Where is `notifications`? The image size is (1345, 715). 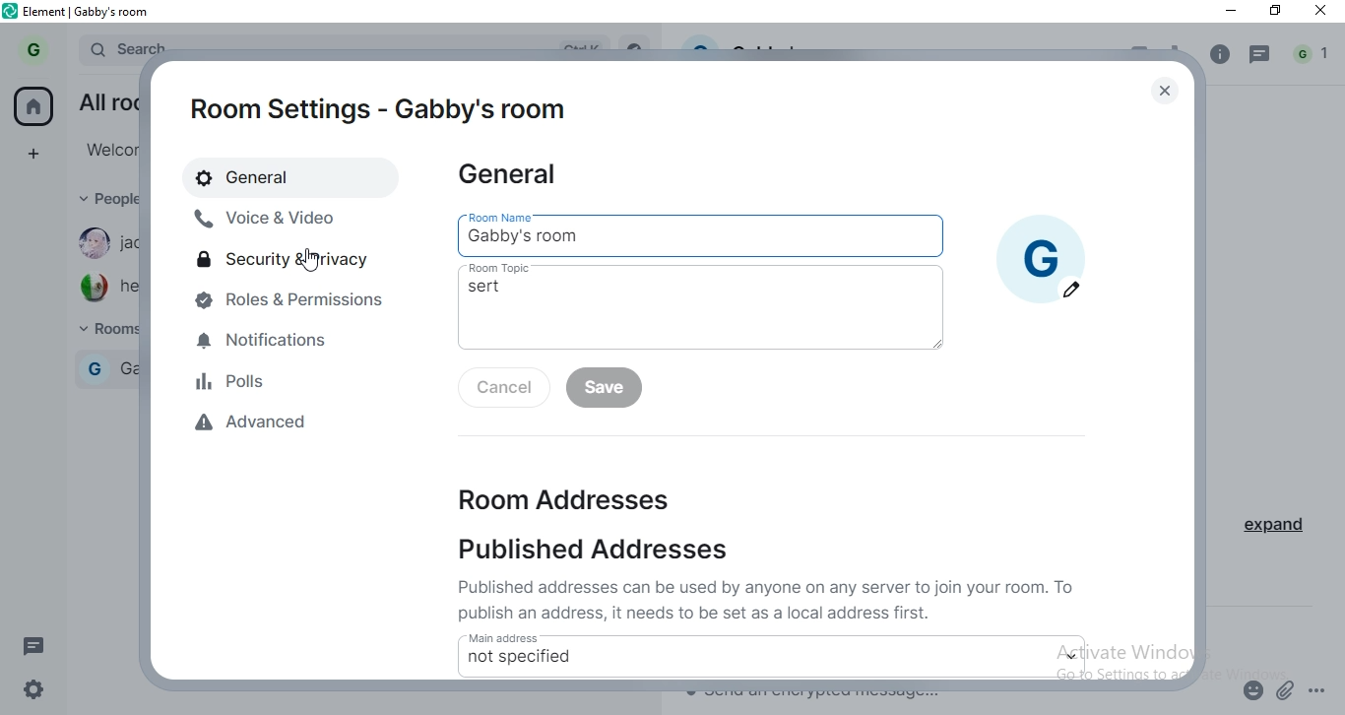
notifications is located at coordinates (286, 346).